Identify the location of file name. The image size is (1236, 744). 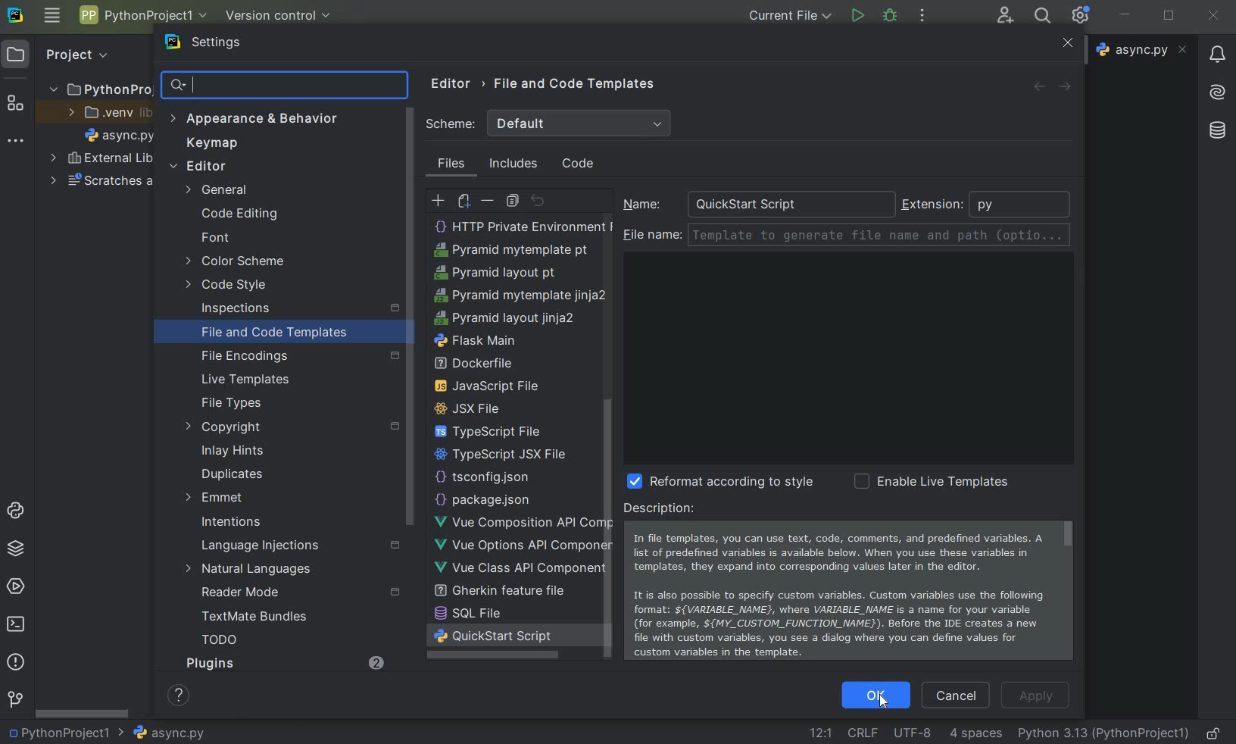
(171, 734).